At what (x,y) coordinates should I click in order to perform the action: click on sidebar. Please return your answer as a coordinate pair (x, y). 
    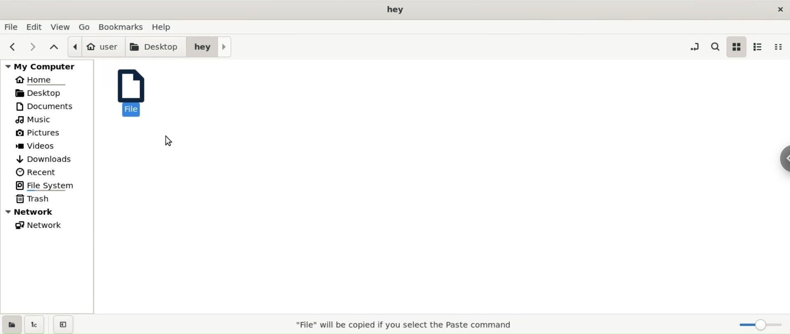
    Looking at the image, I should click on (776, 157).